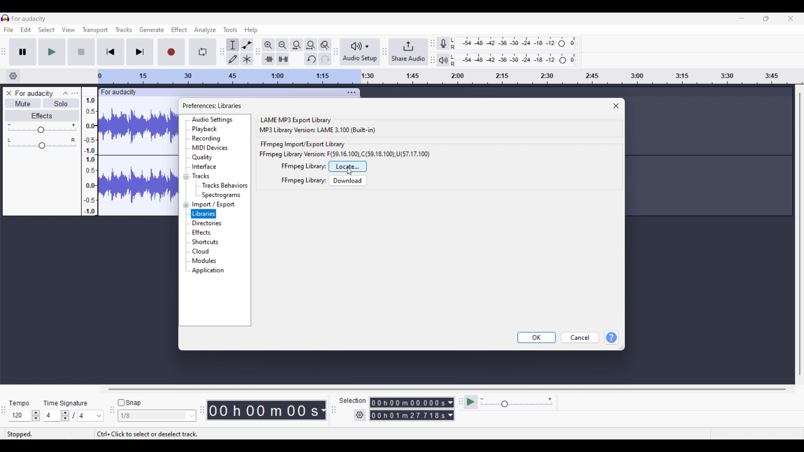 The width and height of the screenshot is (804, 452). I want to click on Edit menu, so click(26, 30).